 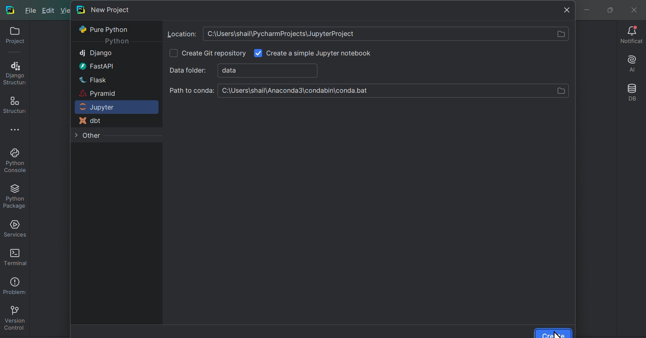 I want to click on Path to conda, so click(x=368, y=90).